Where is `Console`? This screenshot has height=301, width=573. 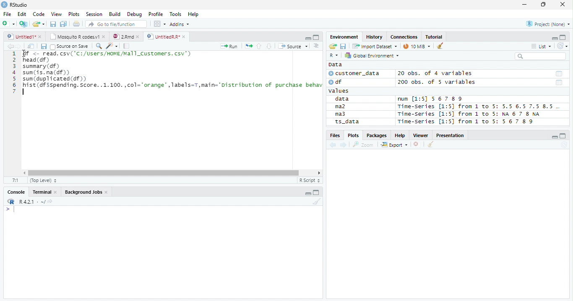
Console is located at coordinates (16, 191).